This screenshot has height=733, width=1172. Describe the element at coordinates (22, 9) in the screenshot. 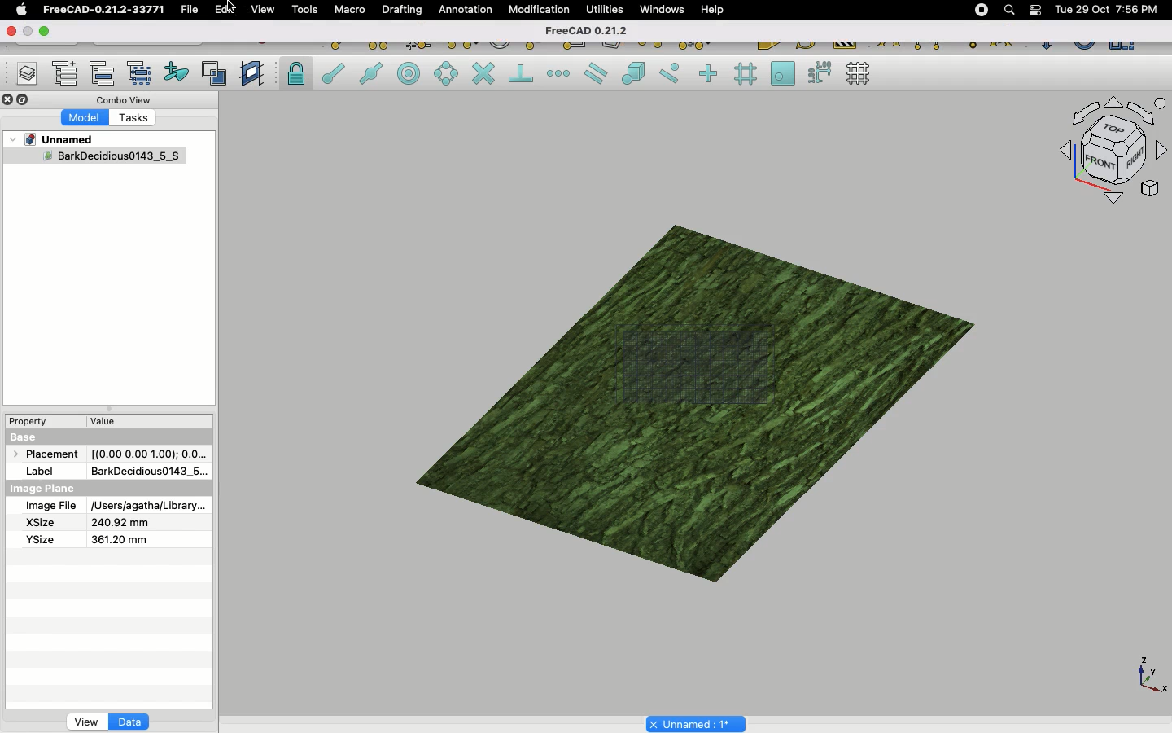

I see `Apple log` at that location.